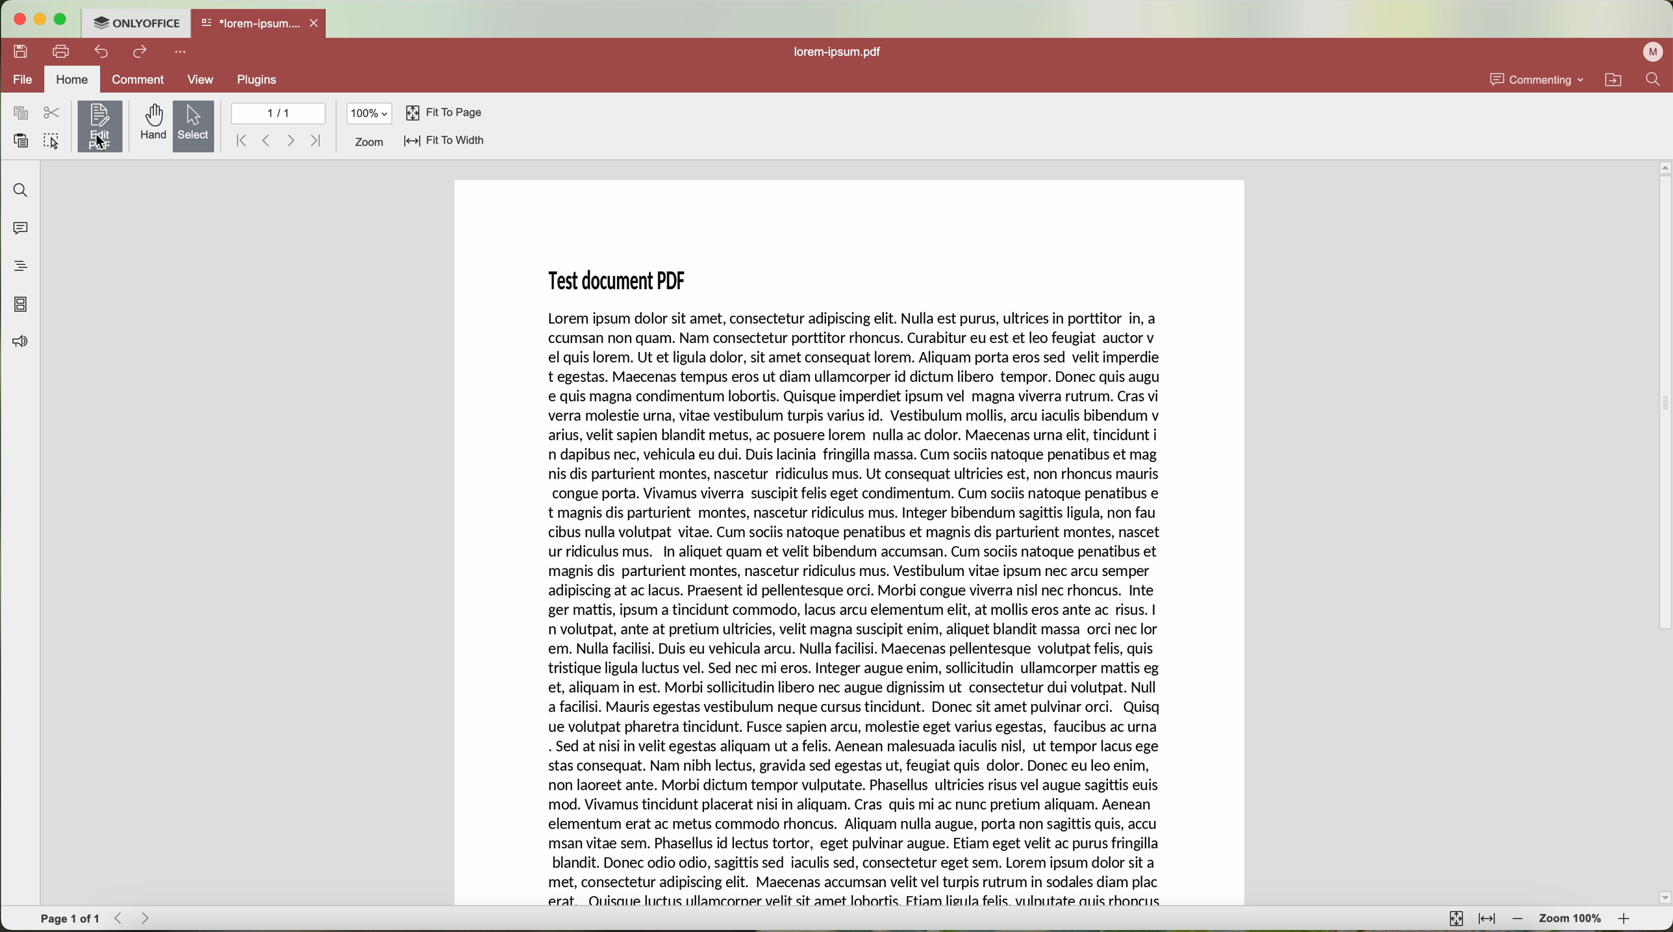  Describe the element at coordinates (18, 18) in the screenshot. I see `close program` at that location.